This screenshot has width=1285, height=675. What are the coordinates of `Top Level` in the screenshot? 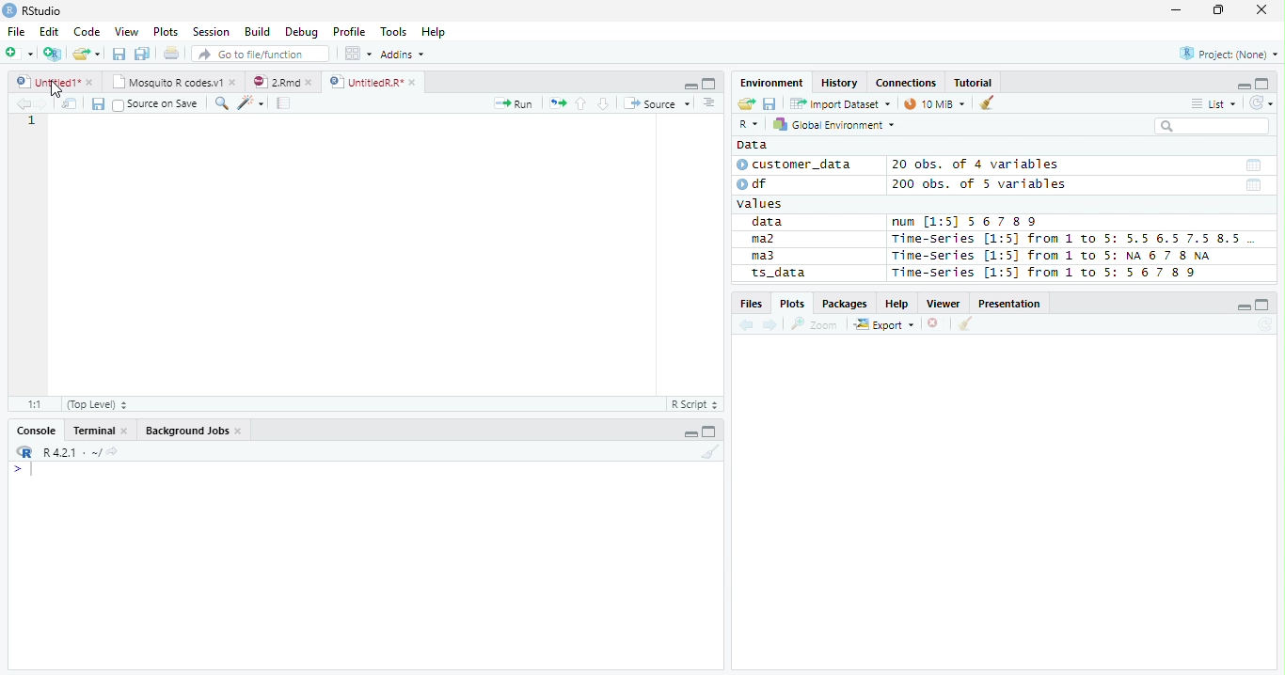 It's located at (95, 405).